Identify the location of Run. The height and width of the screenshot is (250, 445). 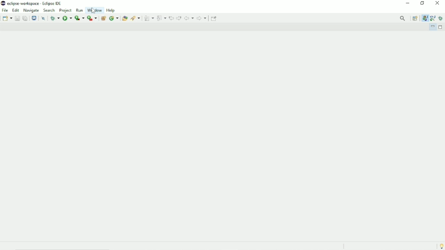
(79, 10).